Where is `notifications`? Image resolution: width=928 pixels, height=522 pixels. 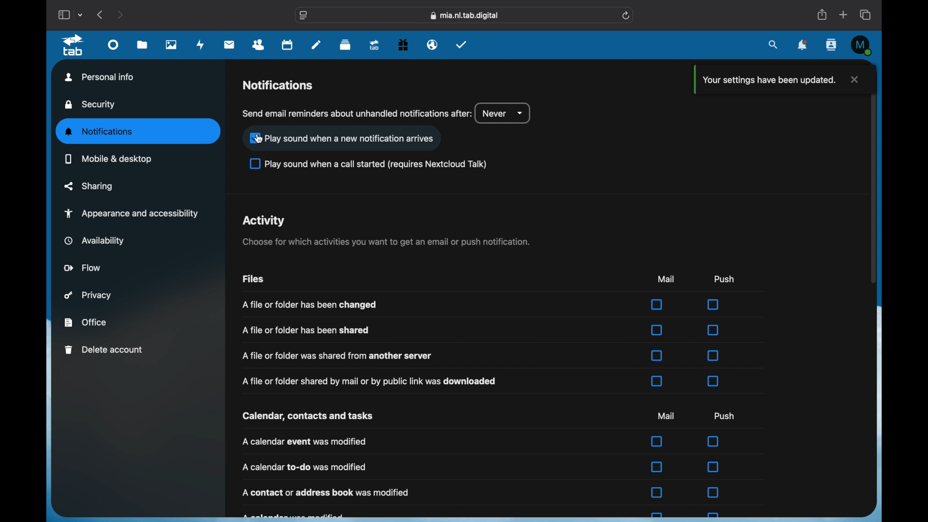 notifications is located at coordinates (278, 86).